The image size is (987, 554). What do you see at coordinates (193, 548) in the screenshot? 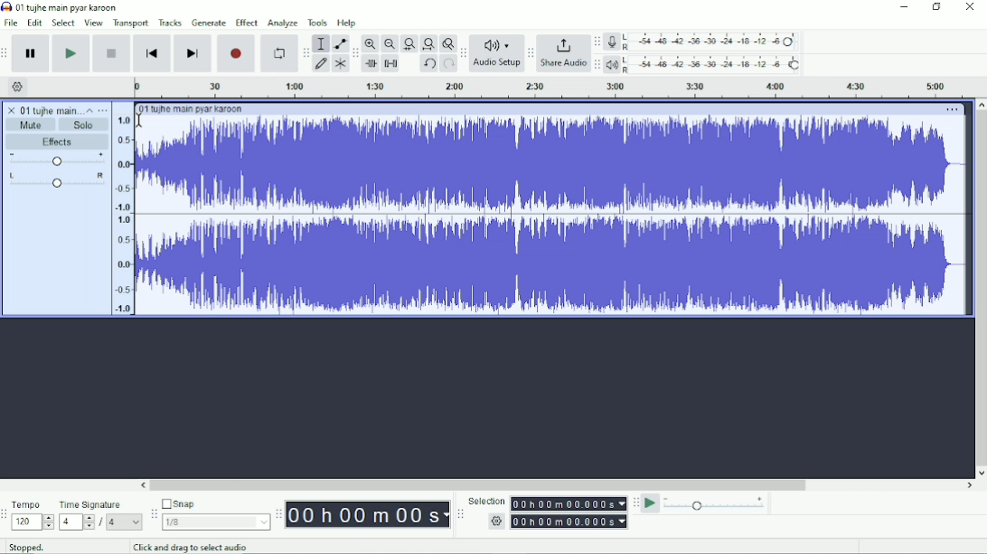
I see `Click and drag to select audio` at bounding box center [193, 548].